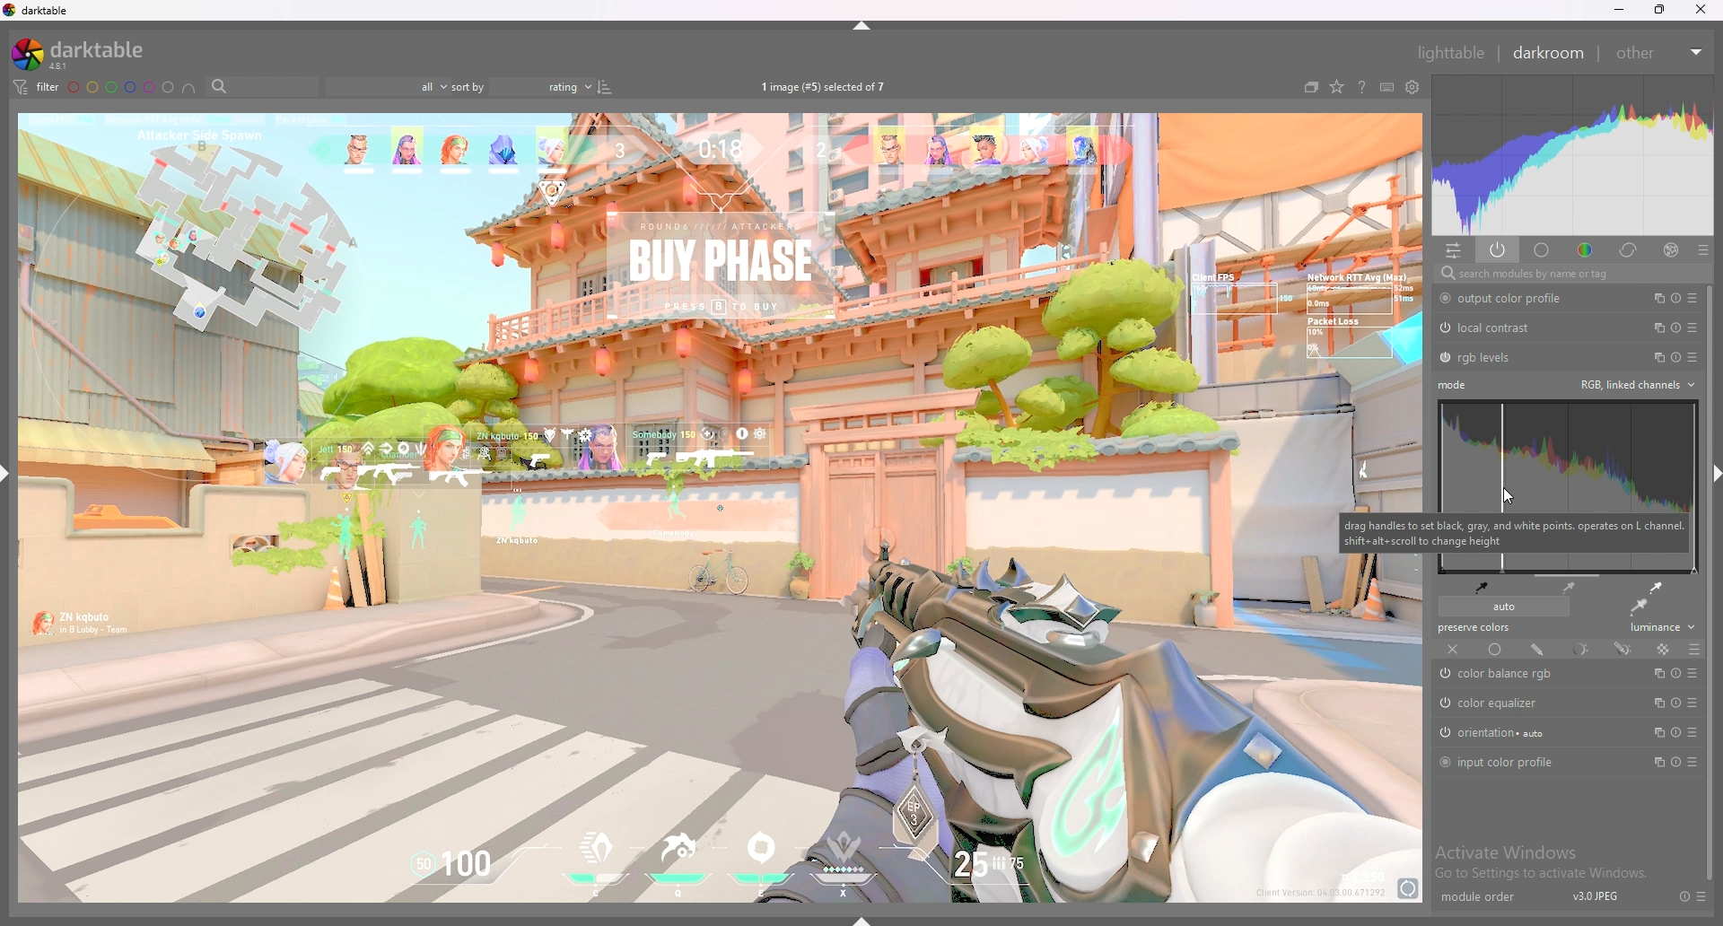 Image resolution: width=1723 pixels, height=926 pixels. I want to click on play, so click(1676, 673).